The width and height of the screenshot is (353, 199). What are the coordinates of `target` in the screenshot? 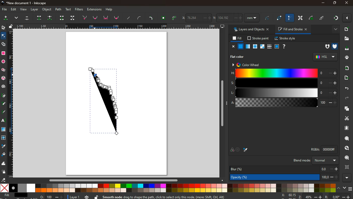 It's located at (238, 150).